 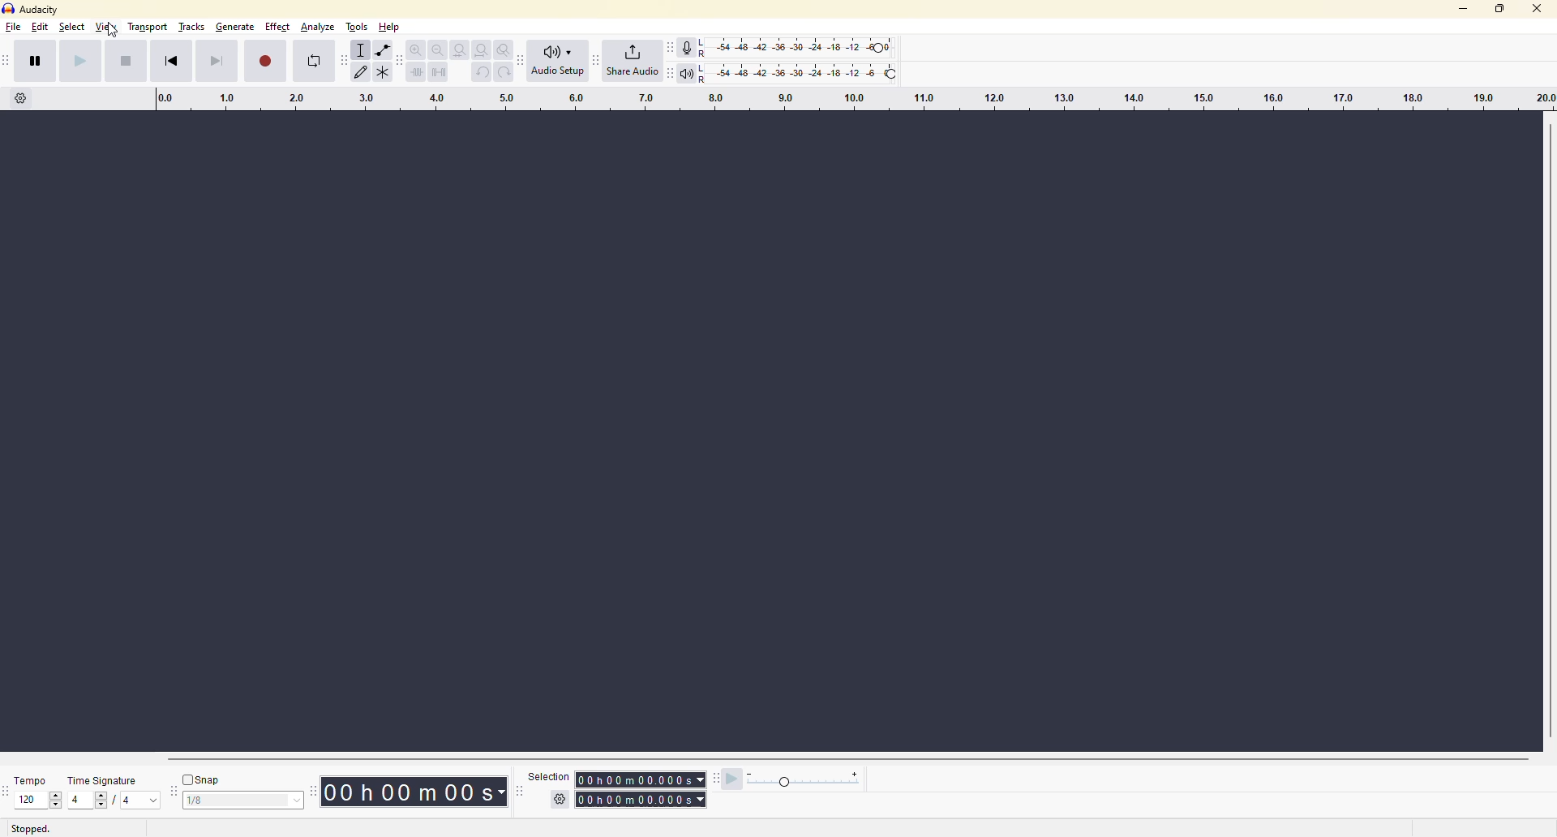 I want to click on skip to start, so click(x=173, y=62).